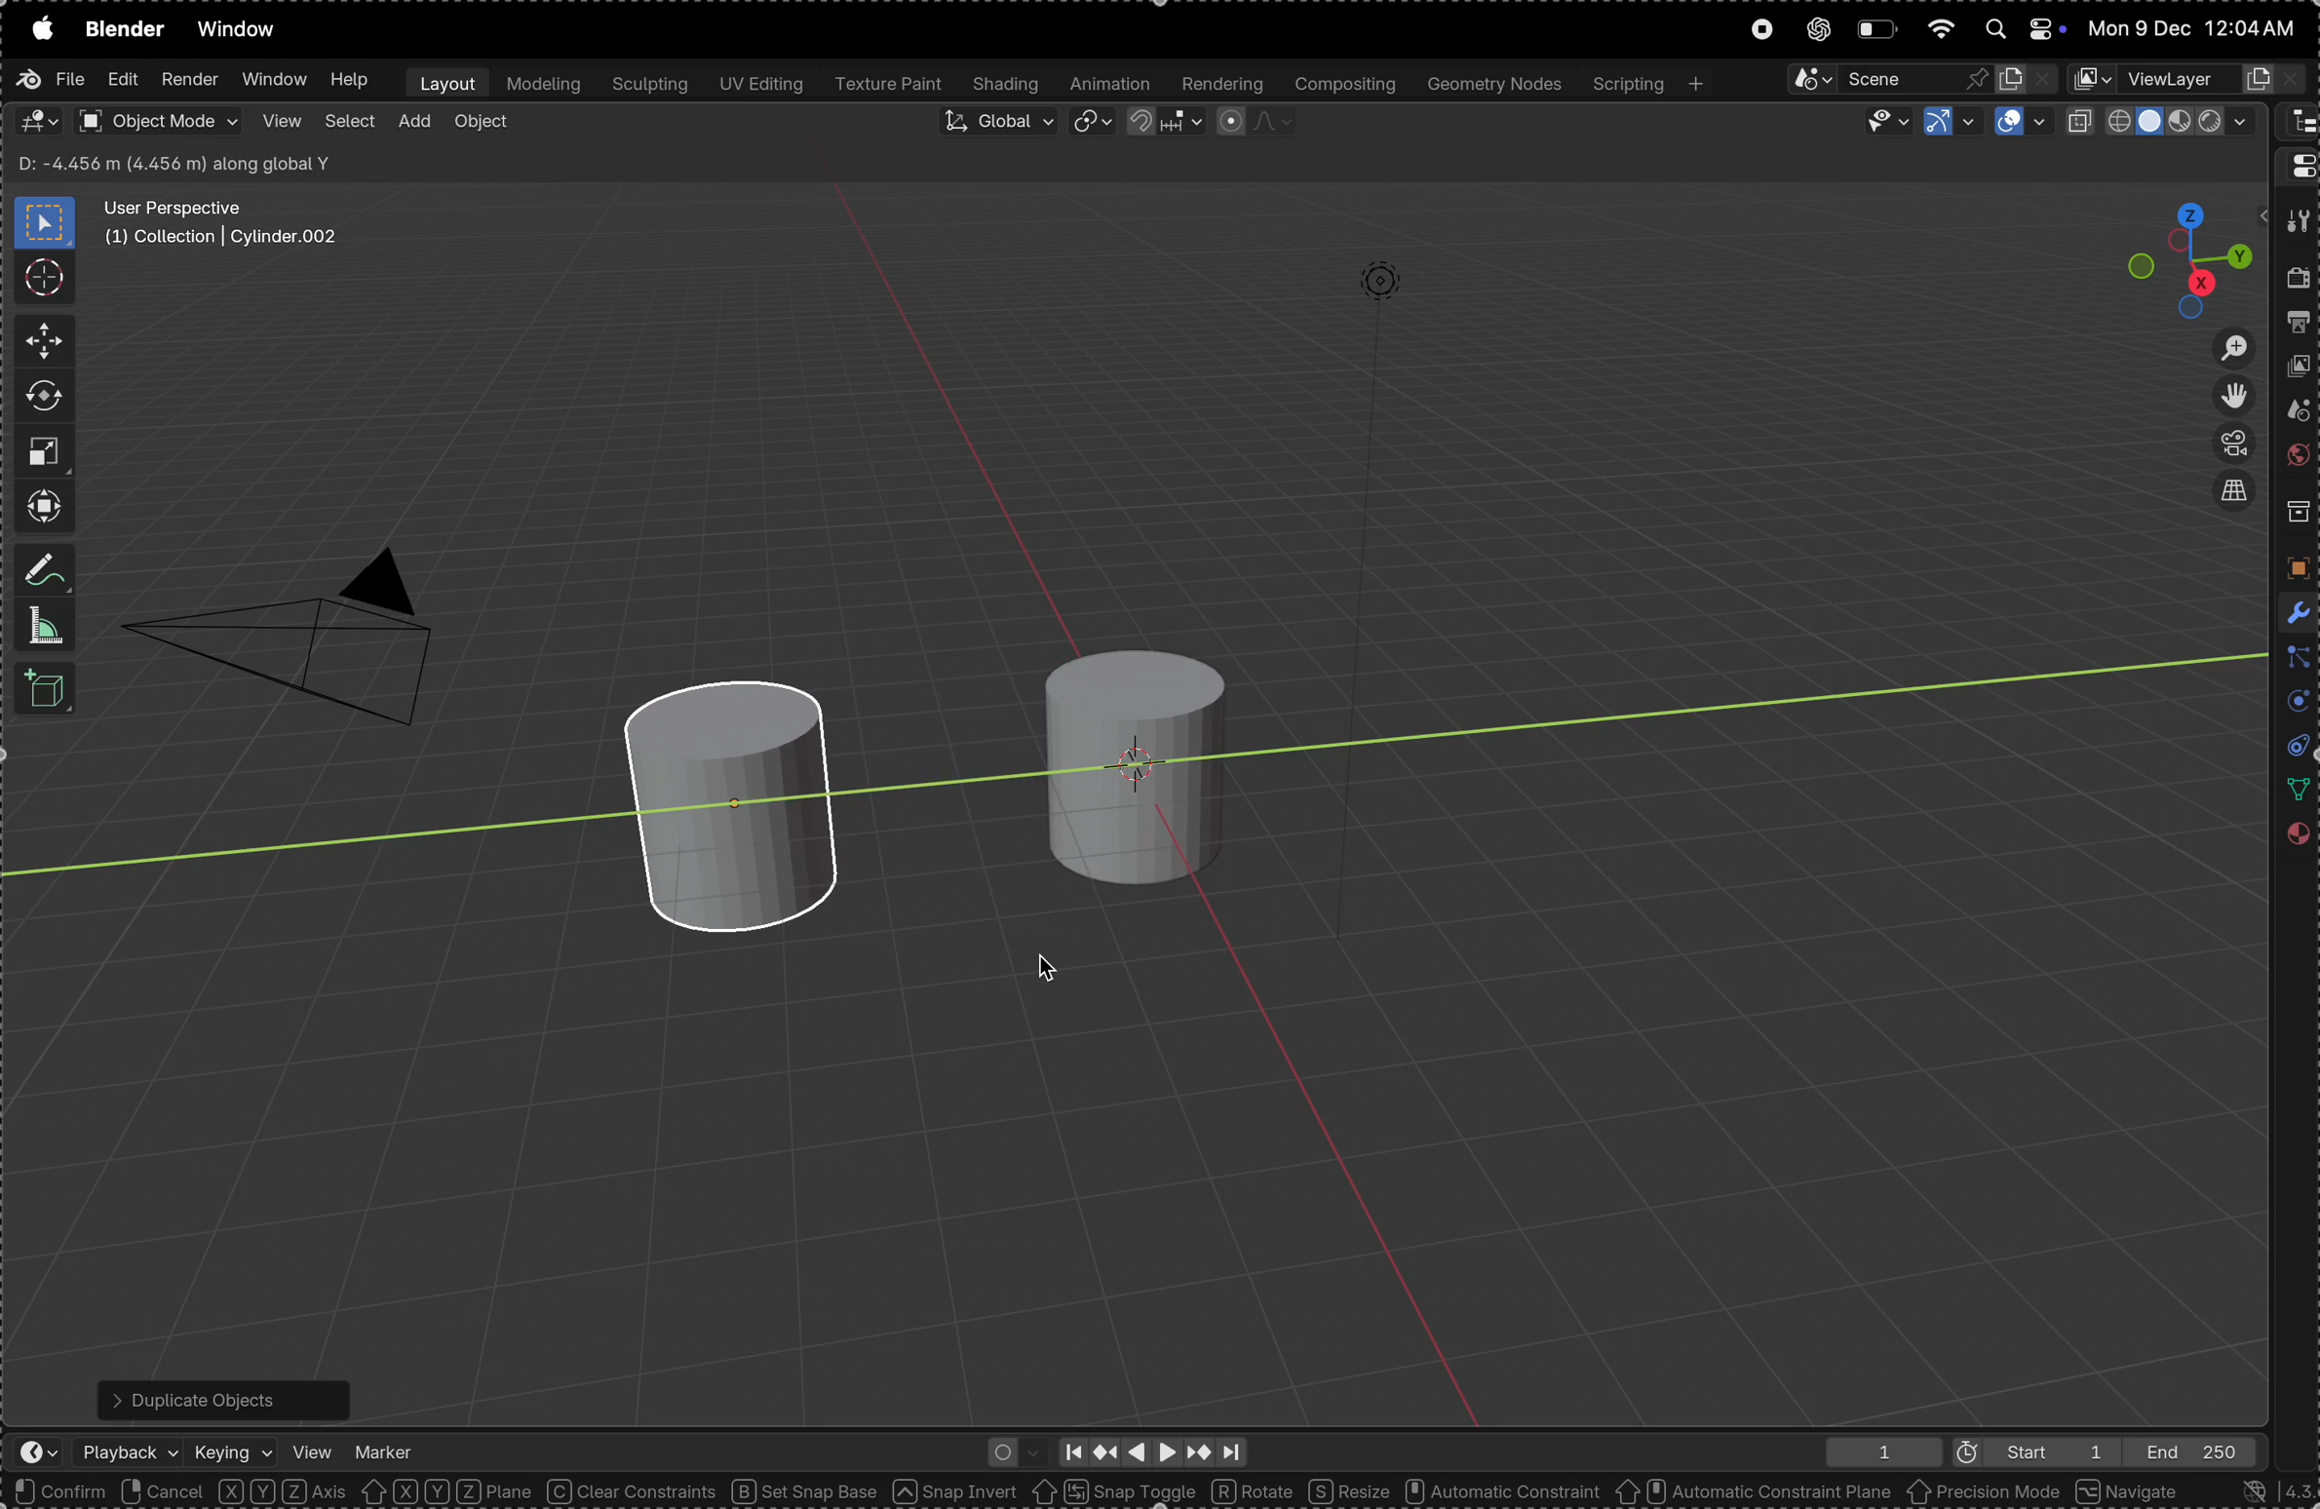 The height and width of the screenshot is (1509, 2320). What do you see at coordinates (1499, 1492) in the screenshot?
I see `automatic constraint` at bounding box center [1499, 1492].